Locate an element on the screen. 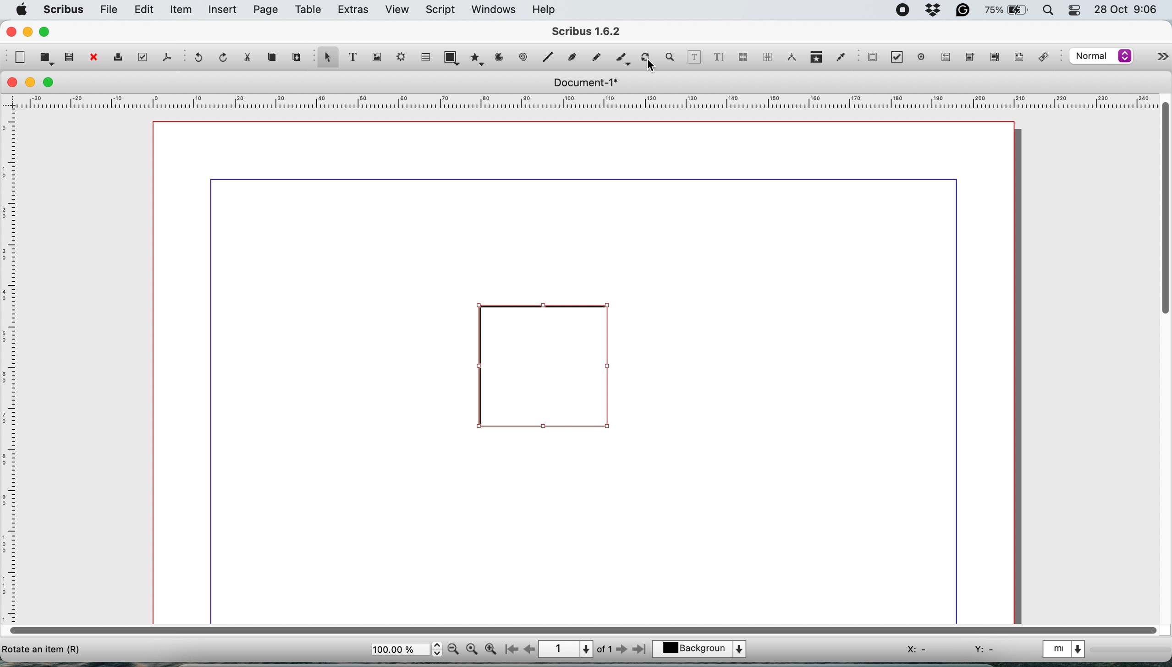 The image size is (1172, 667). spotlight search is located at coordinates (1045, 11).